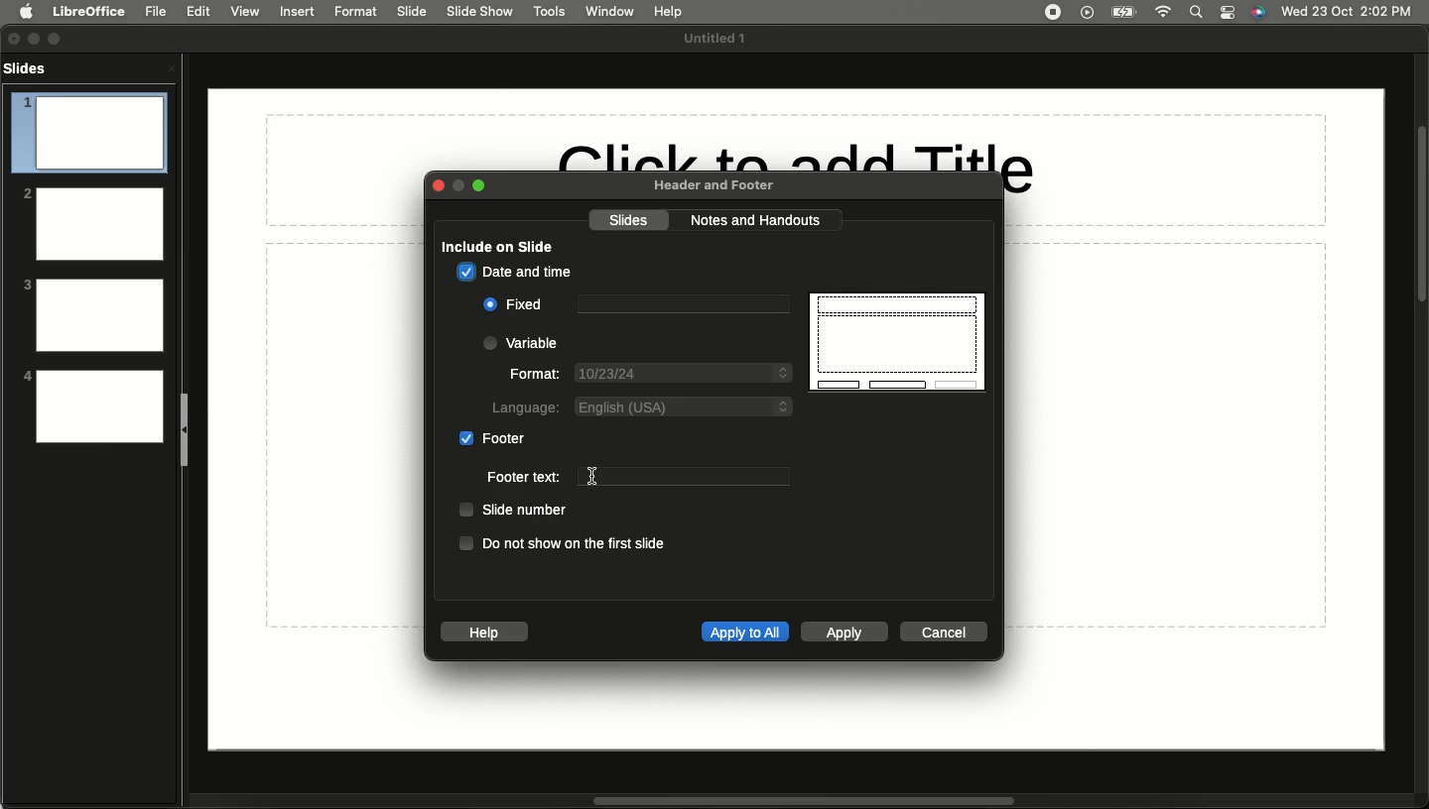 This screenshot has height=809, width=1429. What do you see at coordinates (711, 186) in the screenshot?
I see `Header and footer` at bounding box center [711, 186].